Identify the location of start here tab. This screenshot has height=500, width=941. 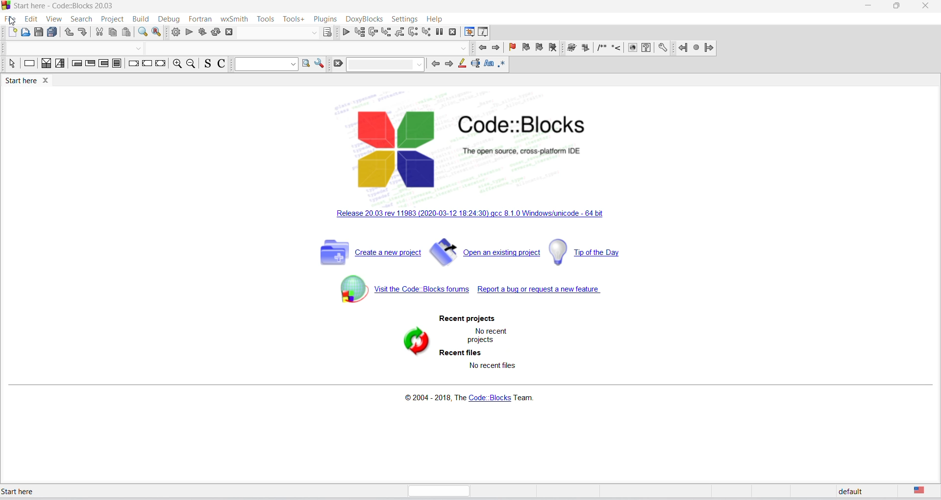
(30, 81).